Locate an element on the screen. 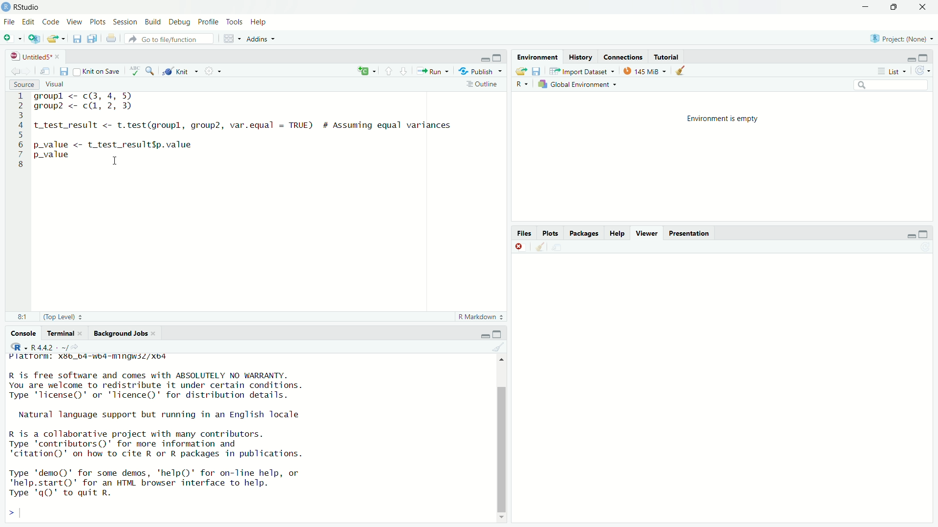  MINIMISE is located at coordinates (864, 8).